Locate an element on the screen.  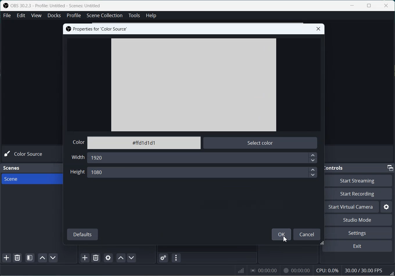
Audio mixer menu is located at coordinates (176, 258).